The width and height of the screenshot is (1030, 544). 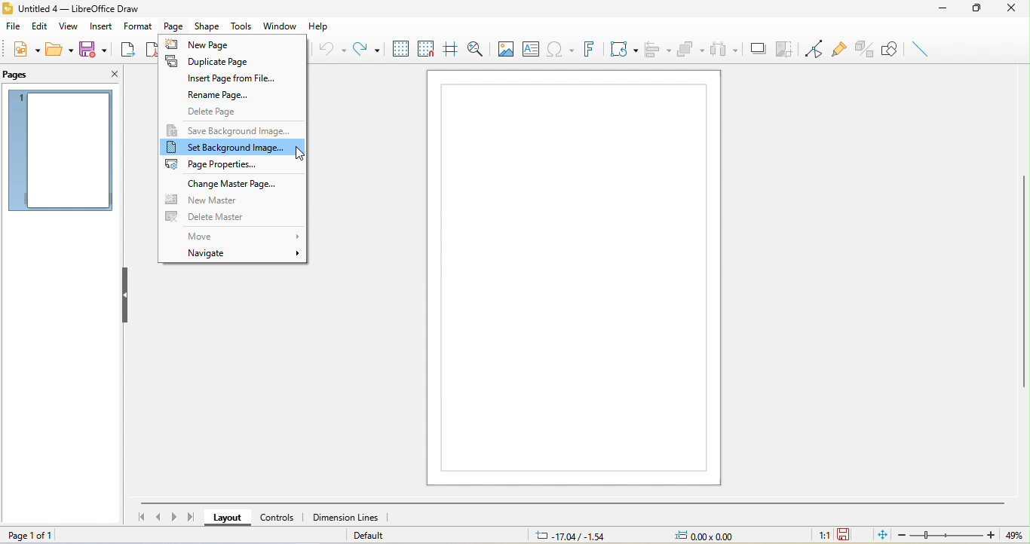 I want to click on change master page, so click(x=234, y=184).